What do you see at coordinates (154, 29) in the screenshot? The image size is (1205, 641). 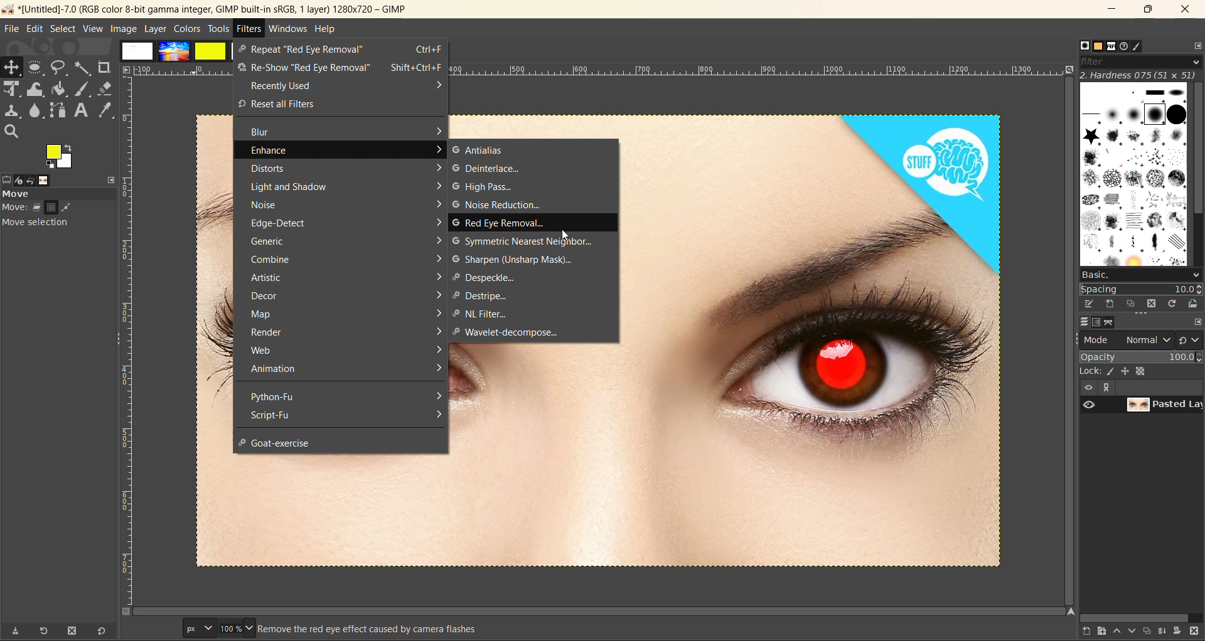 I see `layer` at bounding box center [154, 29].